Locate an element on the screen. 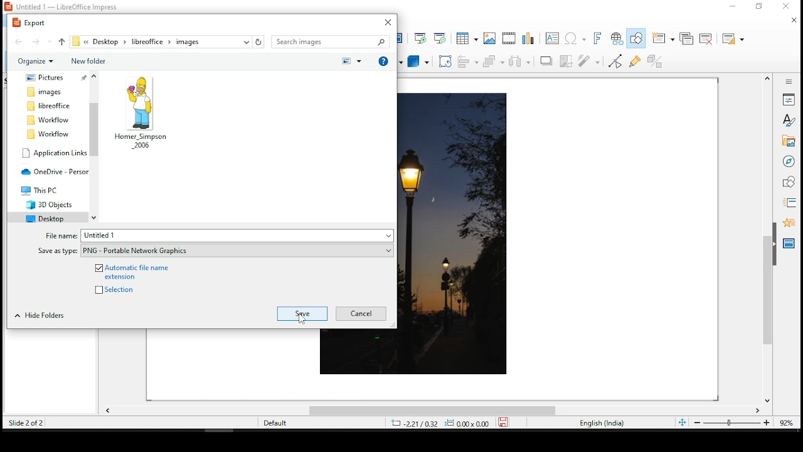  slide transition is located at coordinates (791, 203).